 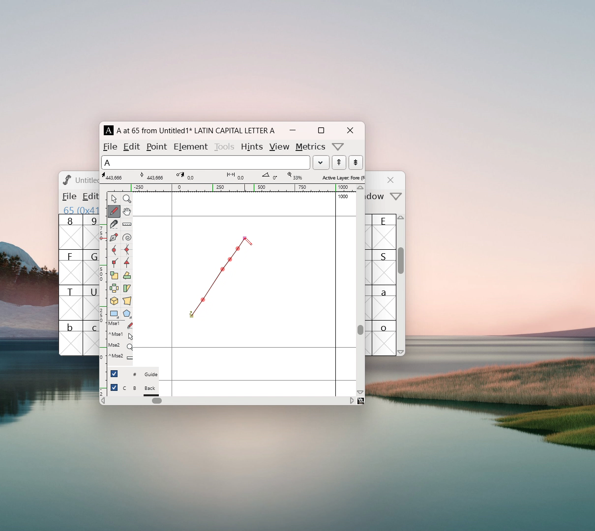 What do you see at coordinates (194, 130) in the screenshot?
I see `A at 65 from Untitled1 LATIN CAPITAL LETTER A` at bounding box center [194, 130].